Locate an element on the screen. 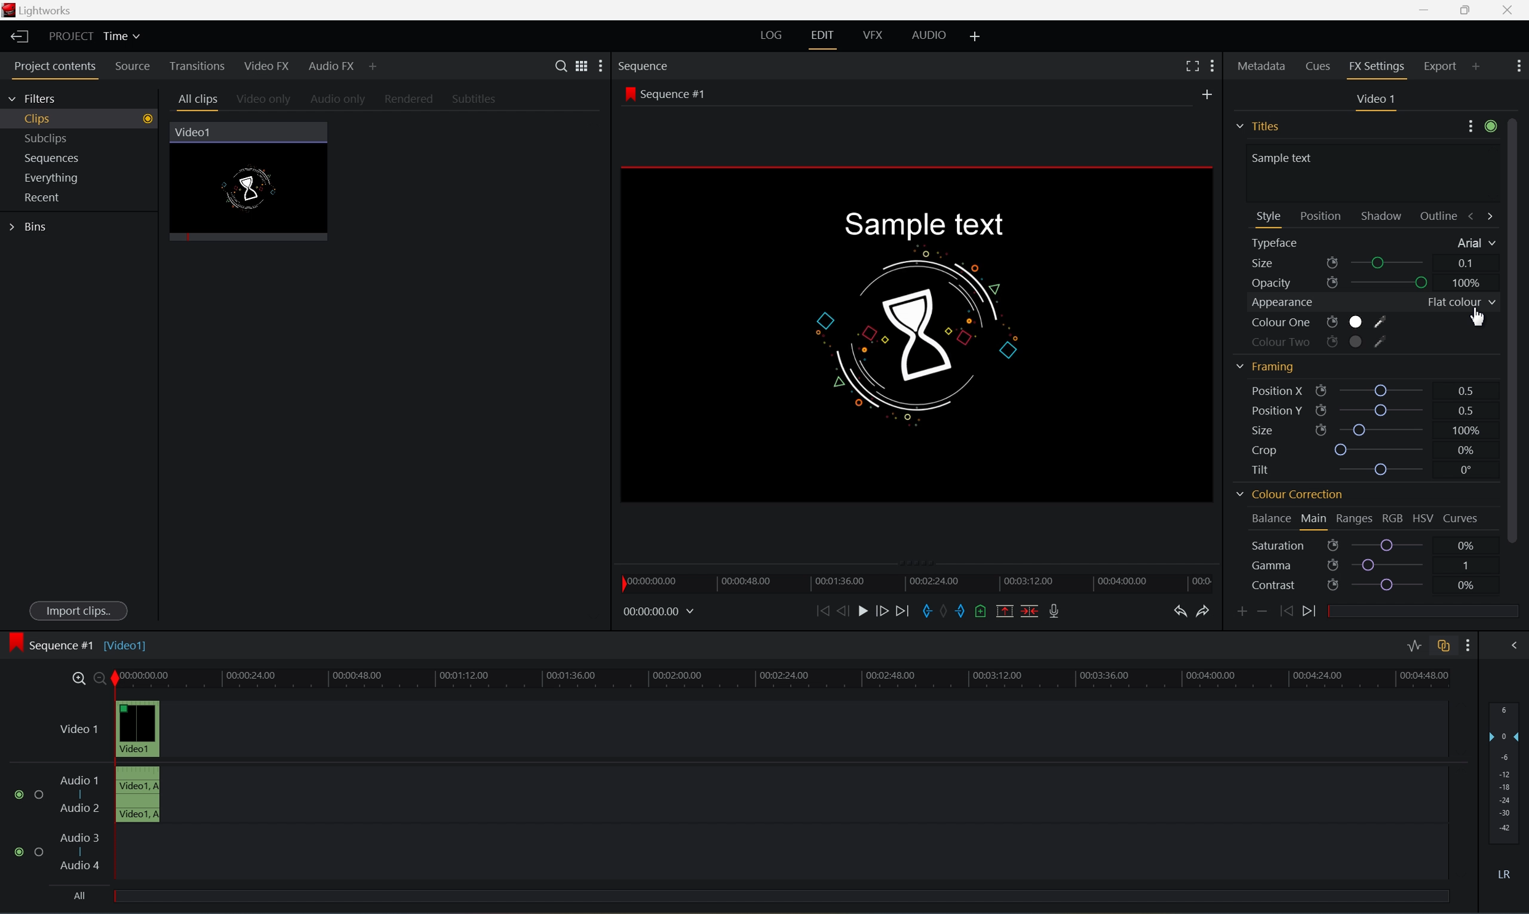 The width and height of the screenshot is (1529, 914). add an 'out' mark at the current position is located at coordinates (965, 612).